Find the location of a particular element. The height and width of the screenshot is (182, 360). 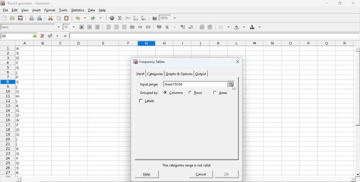

file is located at coordinates (5, 10).